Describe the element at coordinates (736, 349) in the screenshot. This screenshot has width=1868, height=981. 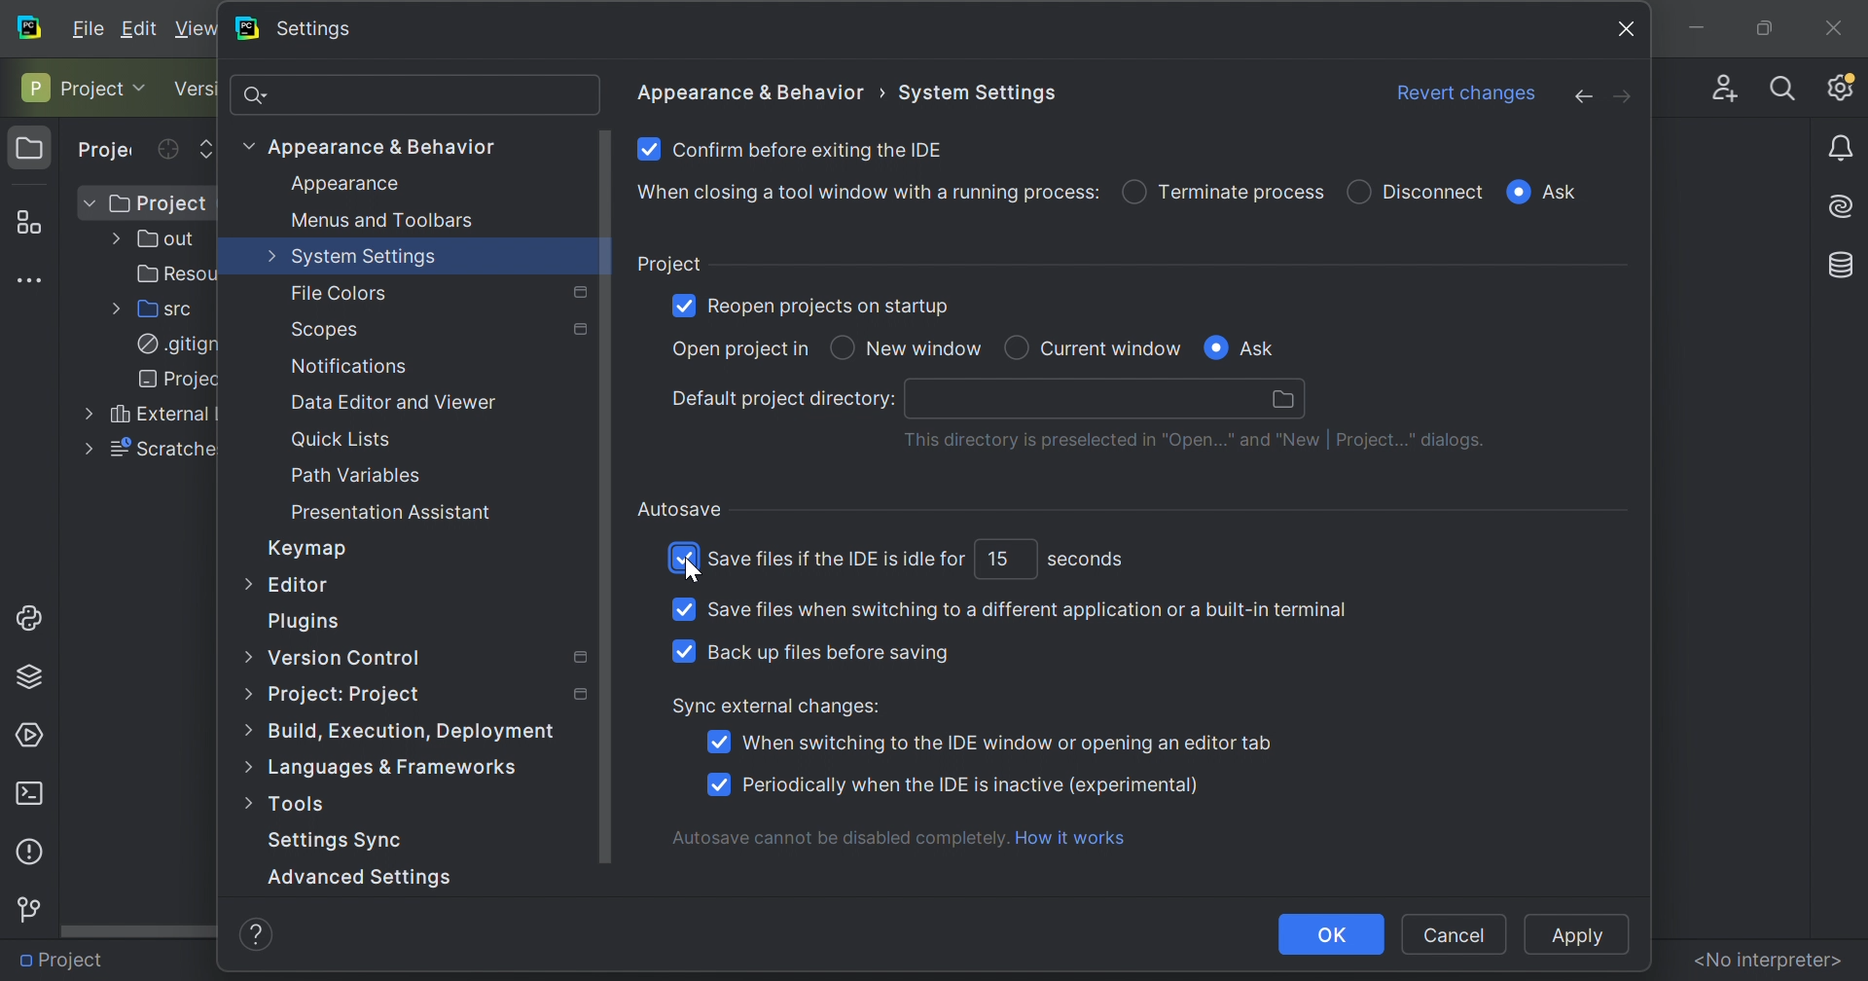
I see `Open project in` at that location.